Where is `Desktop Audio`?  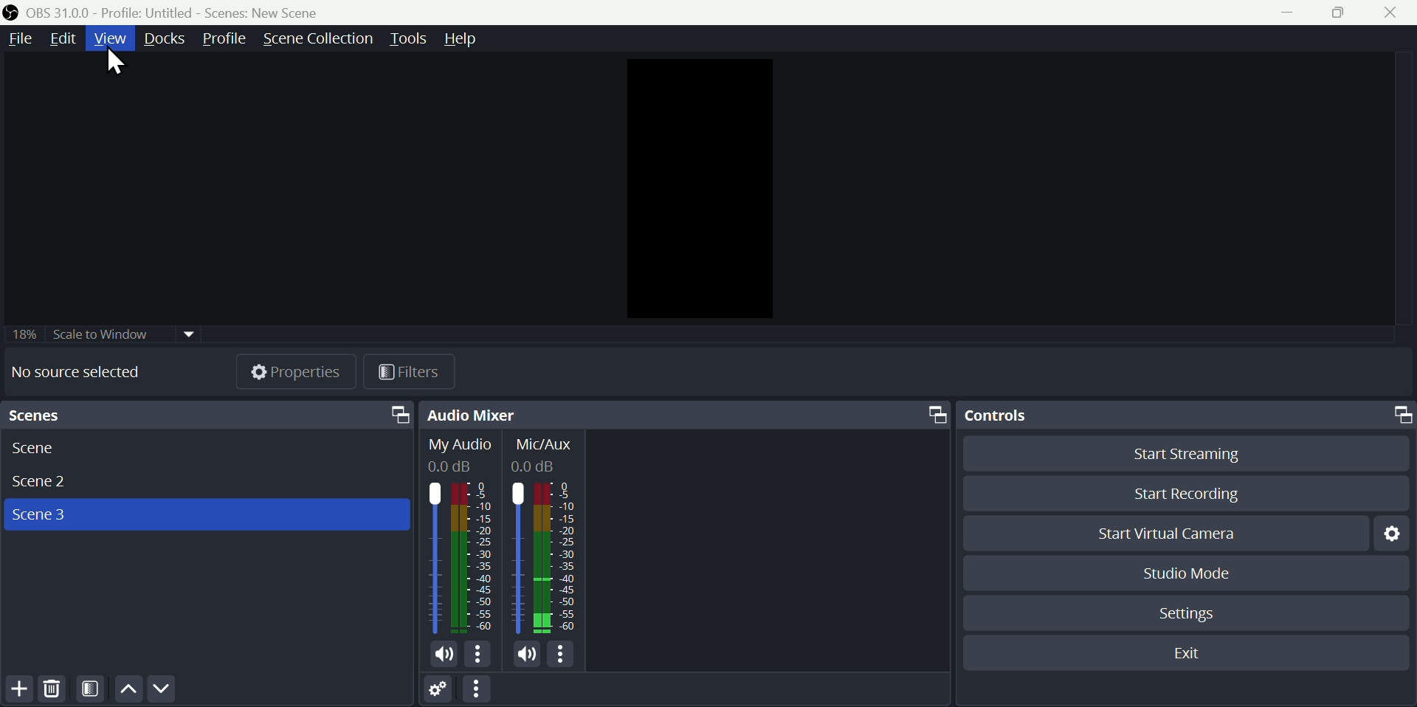
Desktop Audio is located at coordinates (461, 536).